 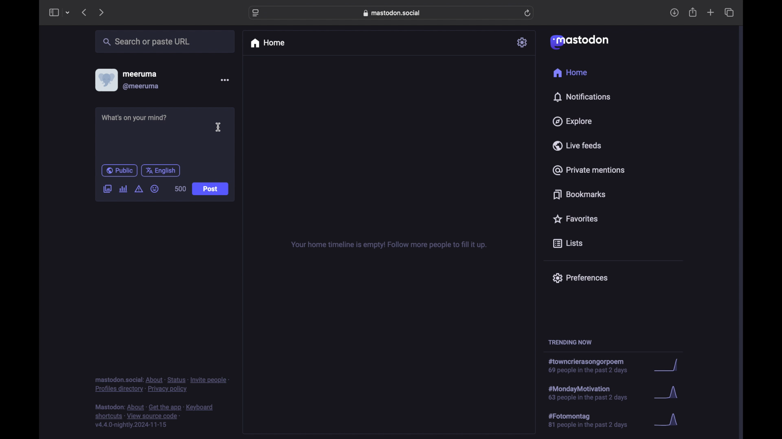 I want to click on graph, so click(x=666, y=366).